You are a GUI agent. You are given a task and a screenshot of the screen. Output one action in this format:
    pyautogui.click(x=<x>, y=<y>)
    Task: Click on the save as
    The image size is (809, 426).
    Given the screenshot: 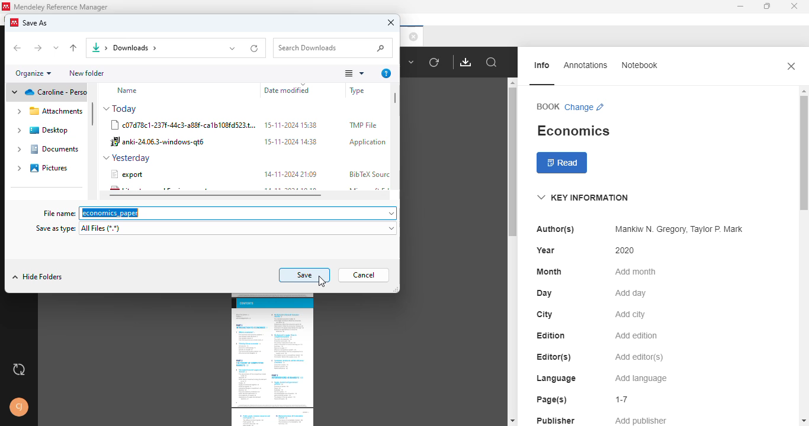 What is the action you would take?
    pyautogui.click(x=36, y=23)
    